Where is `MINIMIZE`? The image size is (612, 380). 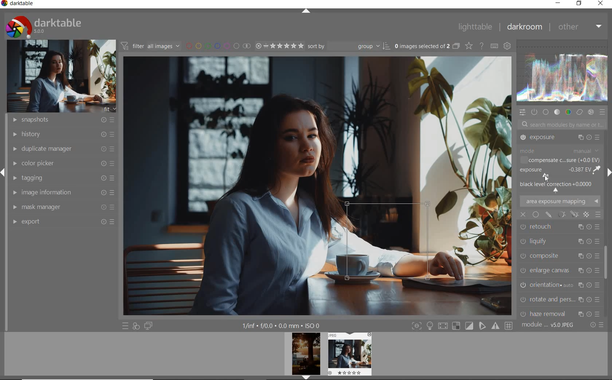
MINIMIZE is located at coordinates (557, 3).